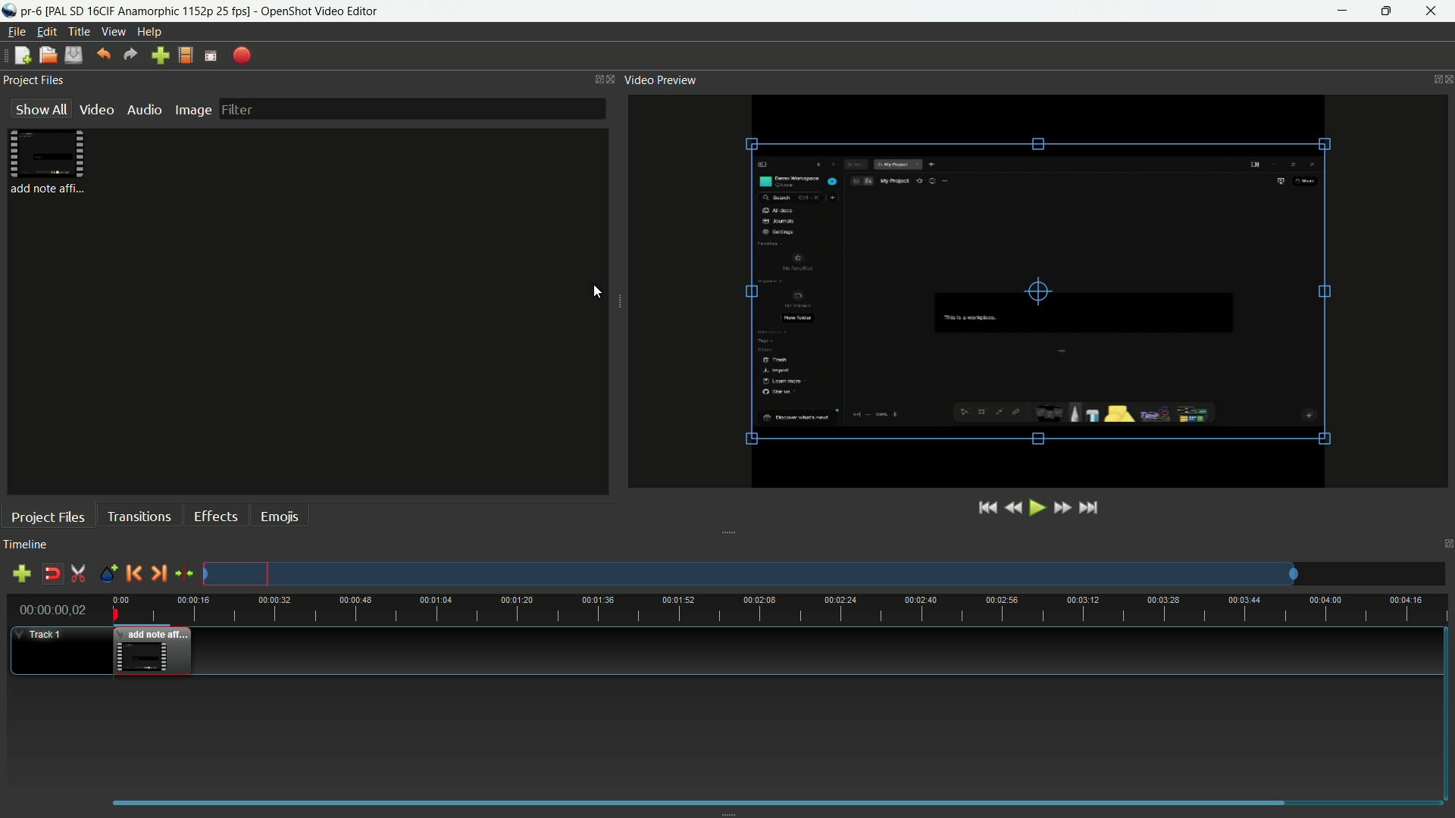 Image resolution: width=1455 pixels, height=818 pixels. What do you see at coordinates (73, 55) in the screenshot?
I see `save project` at bounding box center [73, 55].